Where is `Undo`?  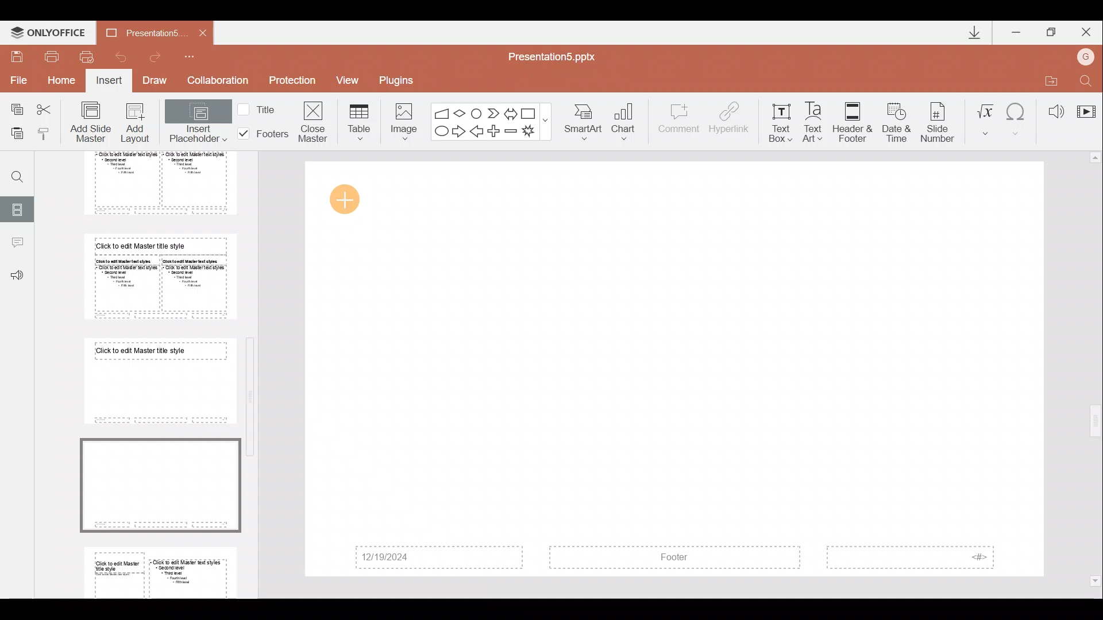 Undo is located at coordinates (120, 56).